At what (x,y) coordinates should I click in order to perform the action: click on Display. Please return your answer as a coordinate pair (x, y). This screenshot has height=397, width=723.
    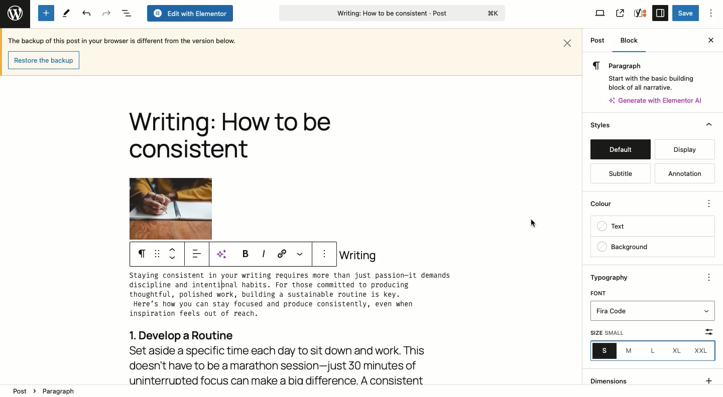
    Looking at the image, I should click on (685, 149).